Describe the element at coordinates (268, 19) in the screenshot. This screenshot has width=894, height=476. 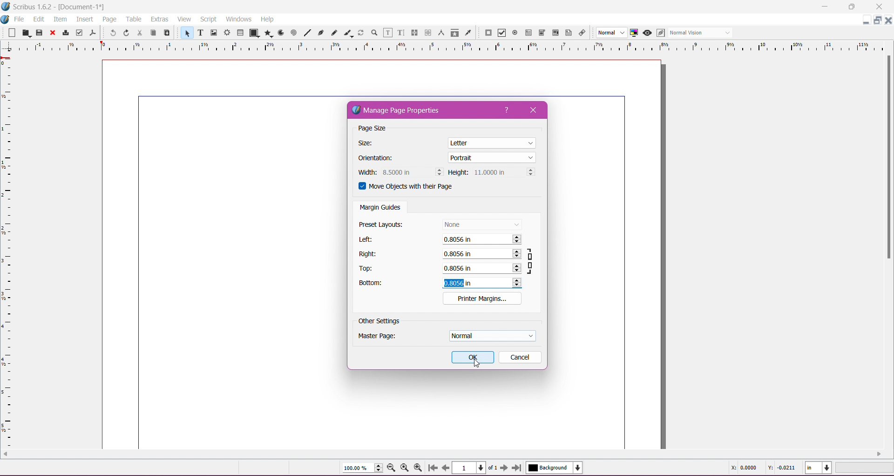
I see `Help` at that location.